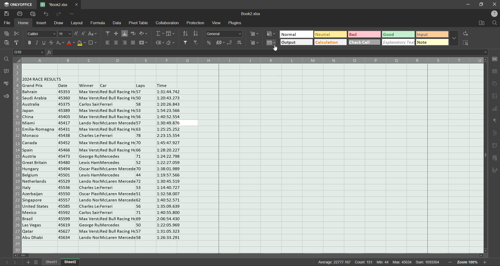 Image resolution: width=500 pixels, height=266 pixels. What do you see at coordinates (77, 34) in the screenshot?
I see `increment size` at bounding box center [77, 34].